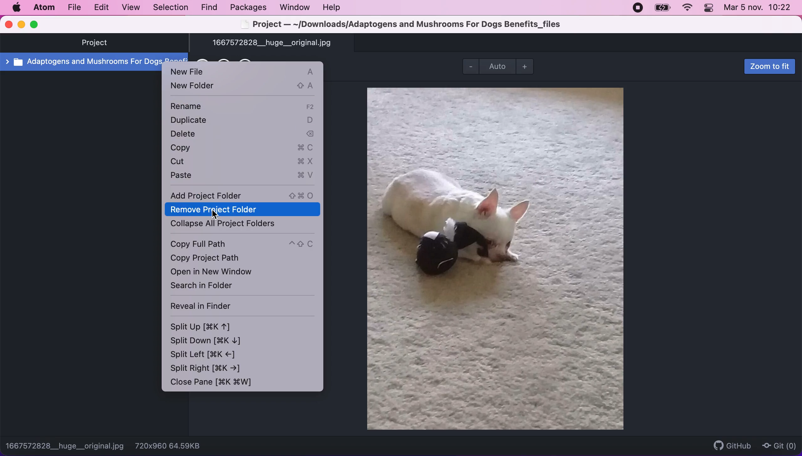  Describe the element at coordinates (9, 25) in the screenshot. I see `close` at that location.